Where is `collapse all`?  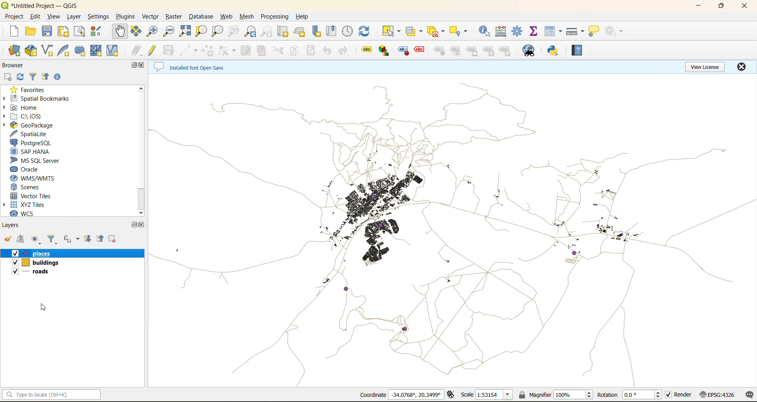 collapse all is located at coordinates (45, 78).